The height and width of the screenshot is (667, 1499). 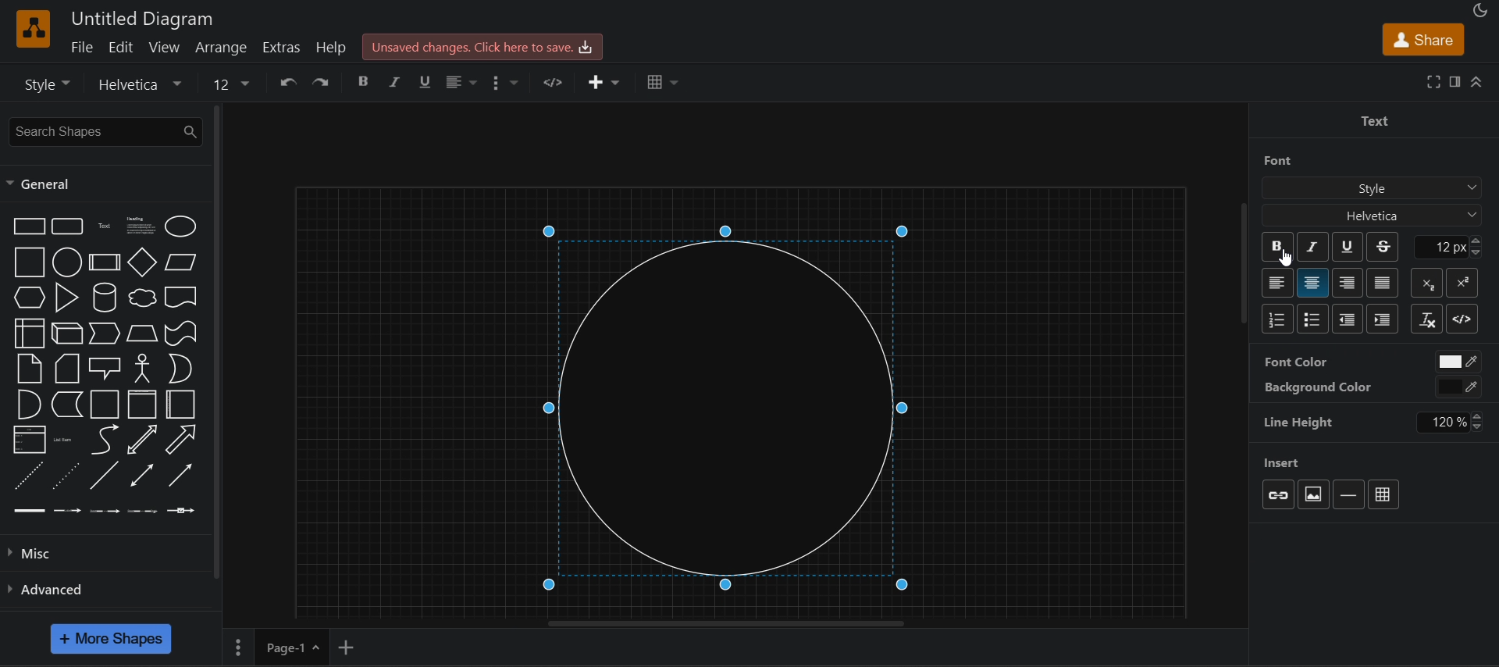 What do you see at coordinates (555, 81) in the screenshot?
I see `HTML` at bounding box center [555, 81].